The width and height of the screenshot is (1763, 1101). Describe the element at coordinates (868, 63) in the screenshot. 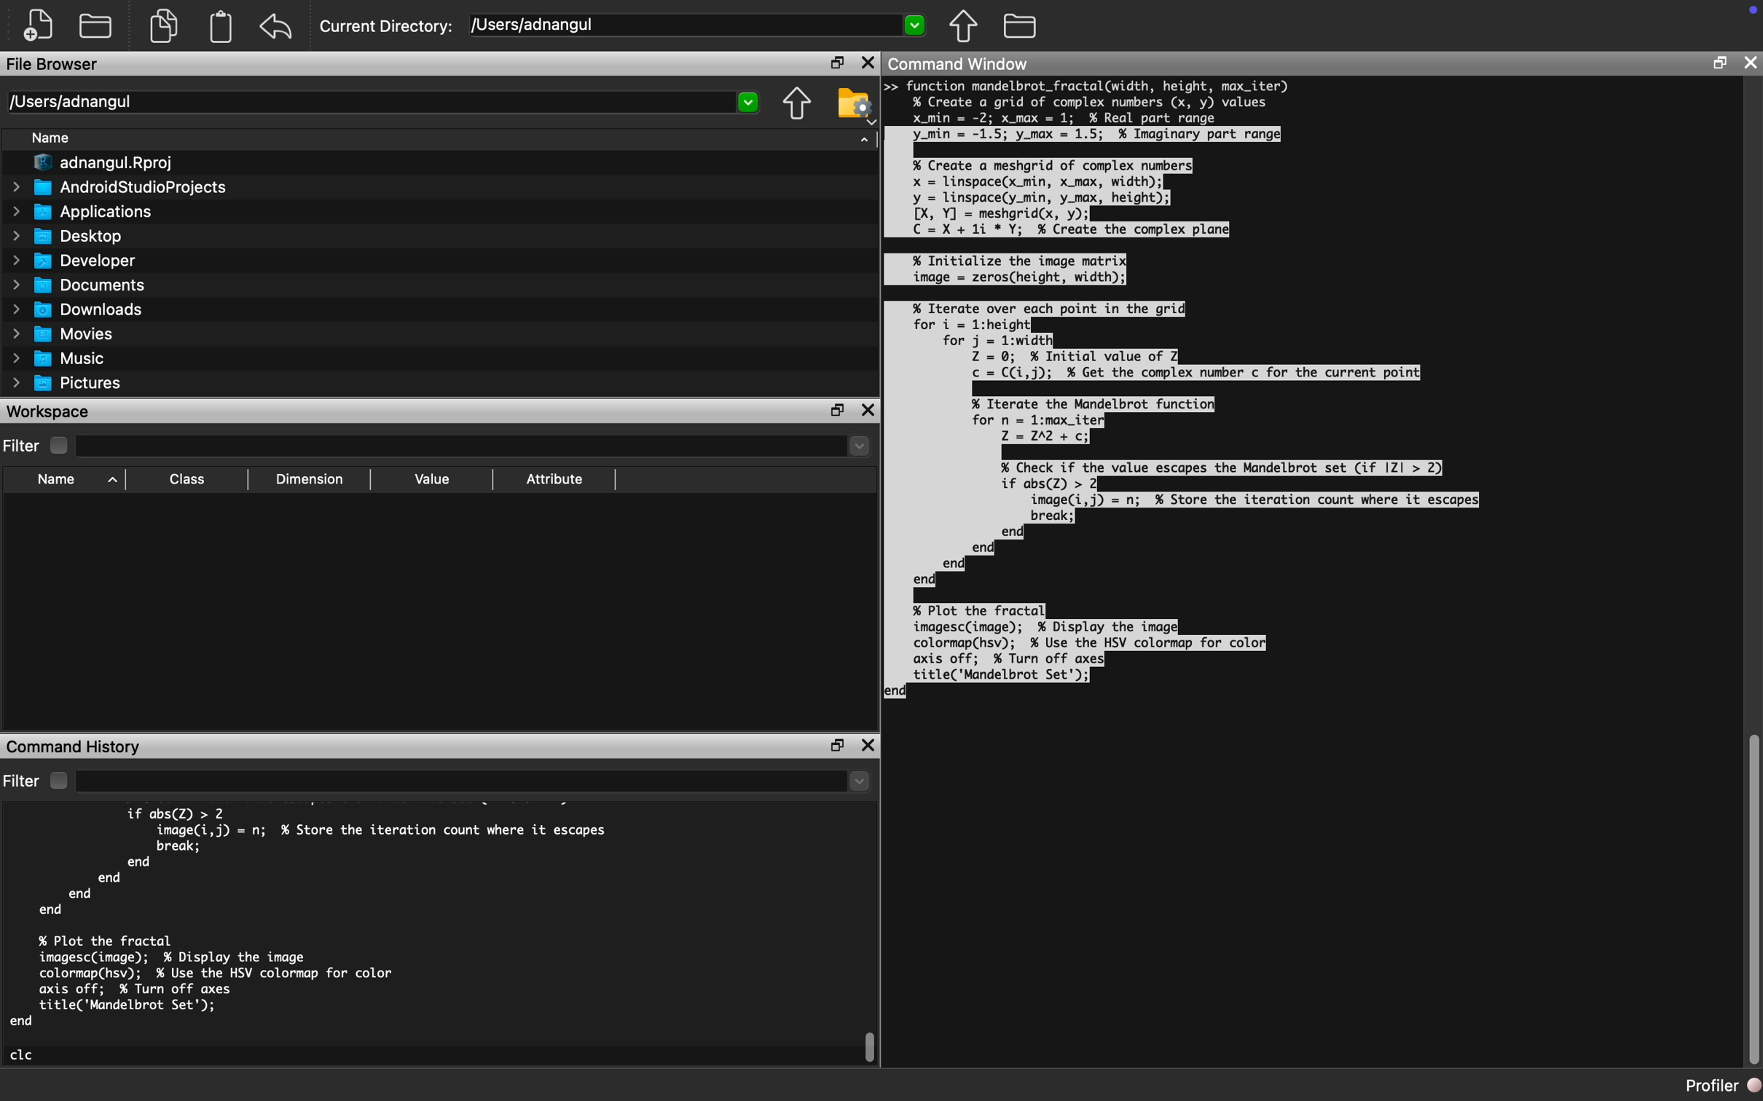

I see `Close` at that location.